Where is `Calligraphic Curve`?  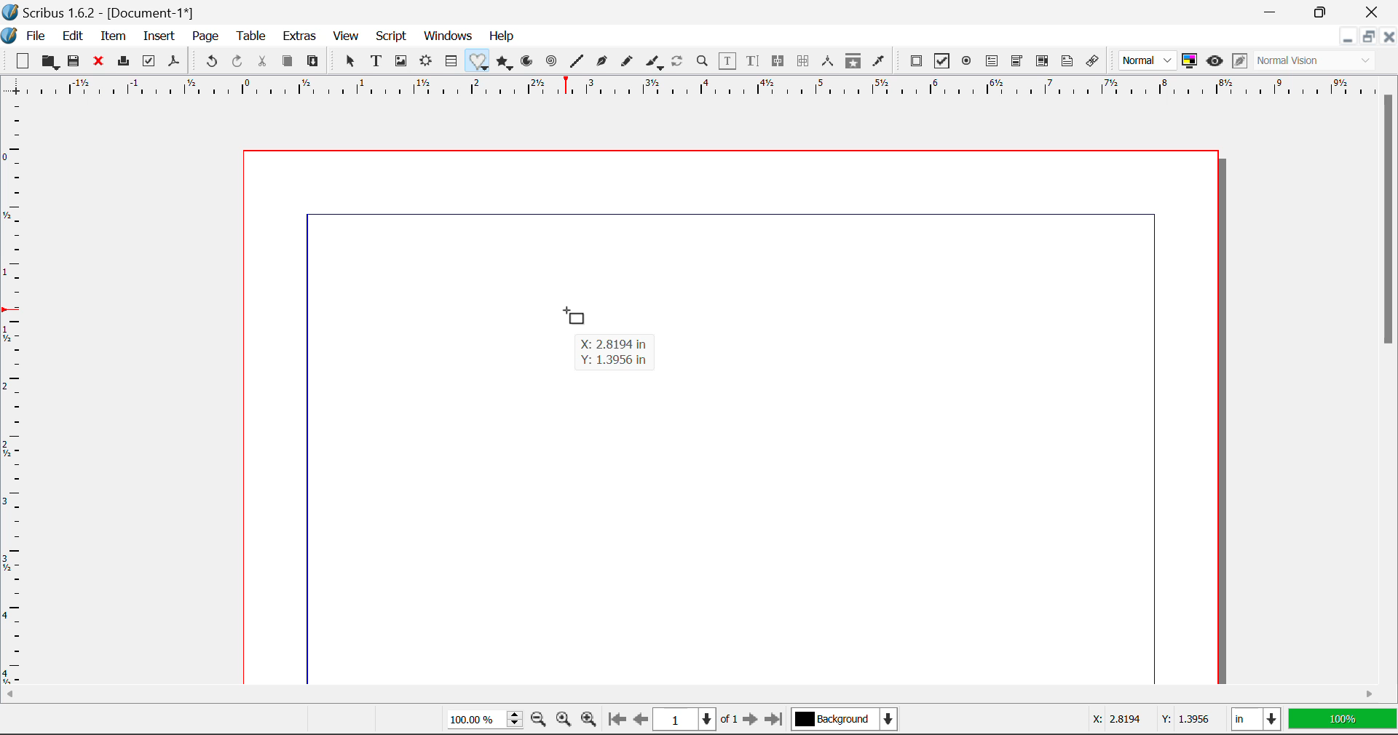 Calligraphic Curve is located at coordinates (655, 64).